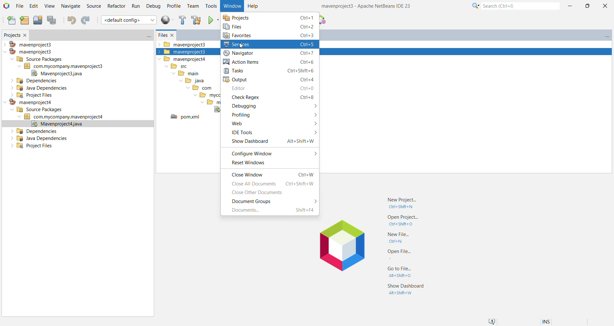  What do you see at coordinates (272, 89) in the screenshot?
I see `Editor` at bounding box center [272, 89].